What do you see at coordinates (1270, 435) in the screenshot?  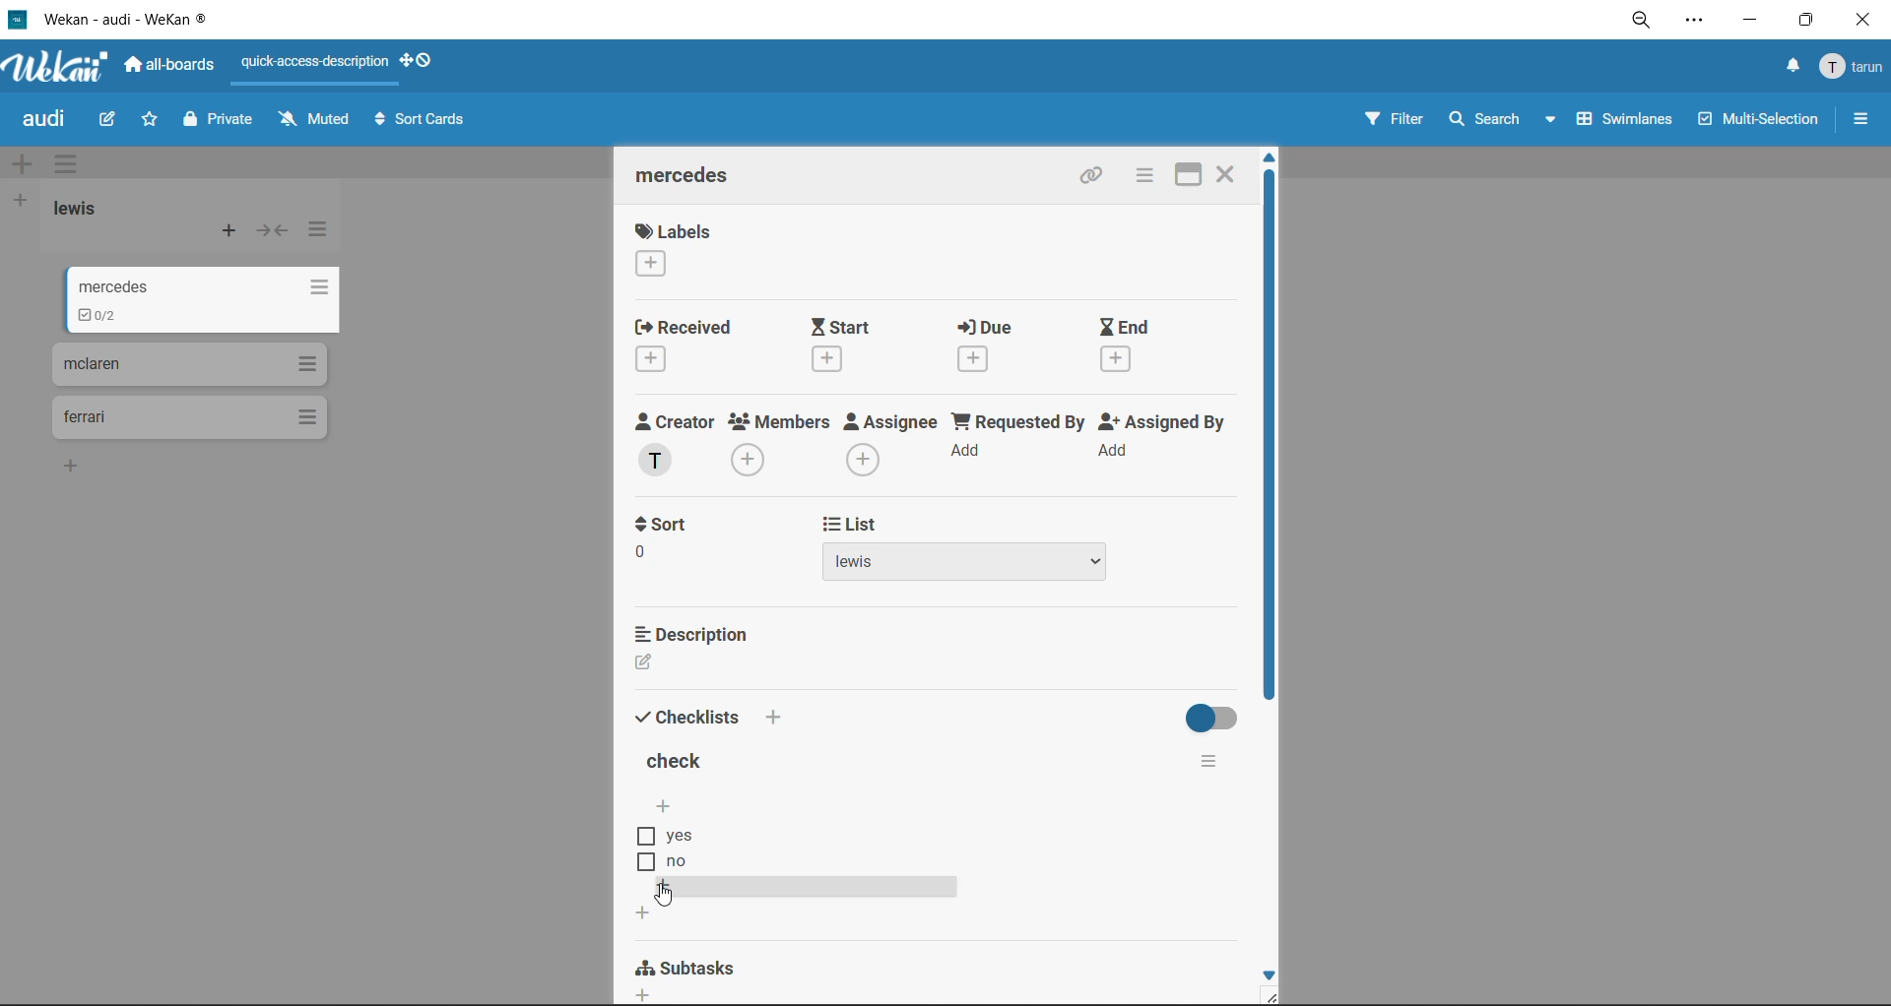 I see `vertical scroll bar` at bounding box center [1270, 435].